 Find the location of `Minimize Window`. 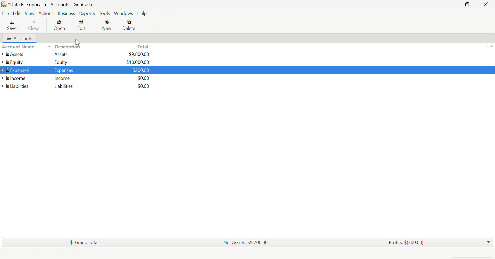

Minimize Window is located at coordinates (468, 4).